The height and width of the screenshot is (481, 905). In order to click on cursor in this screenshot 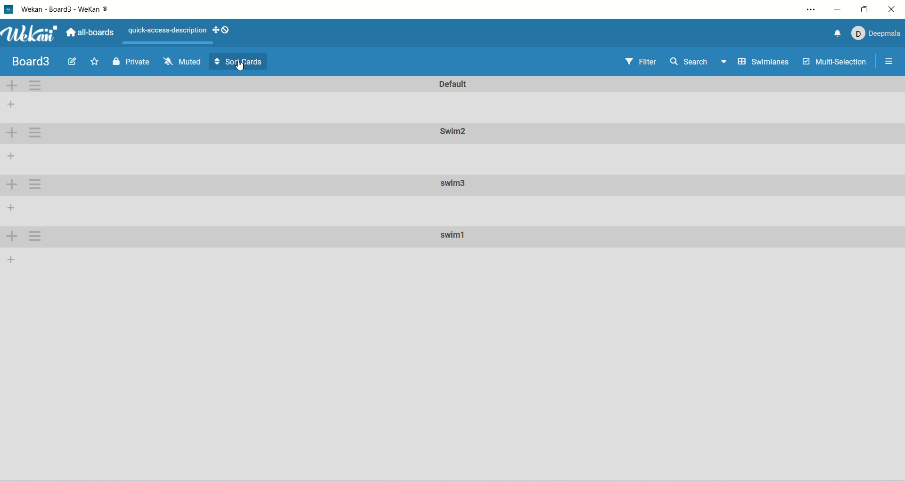, I will do `click(240, 65)`.